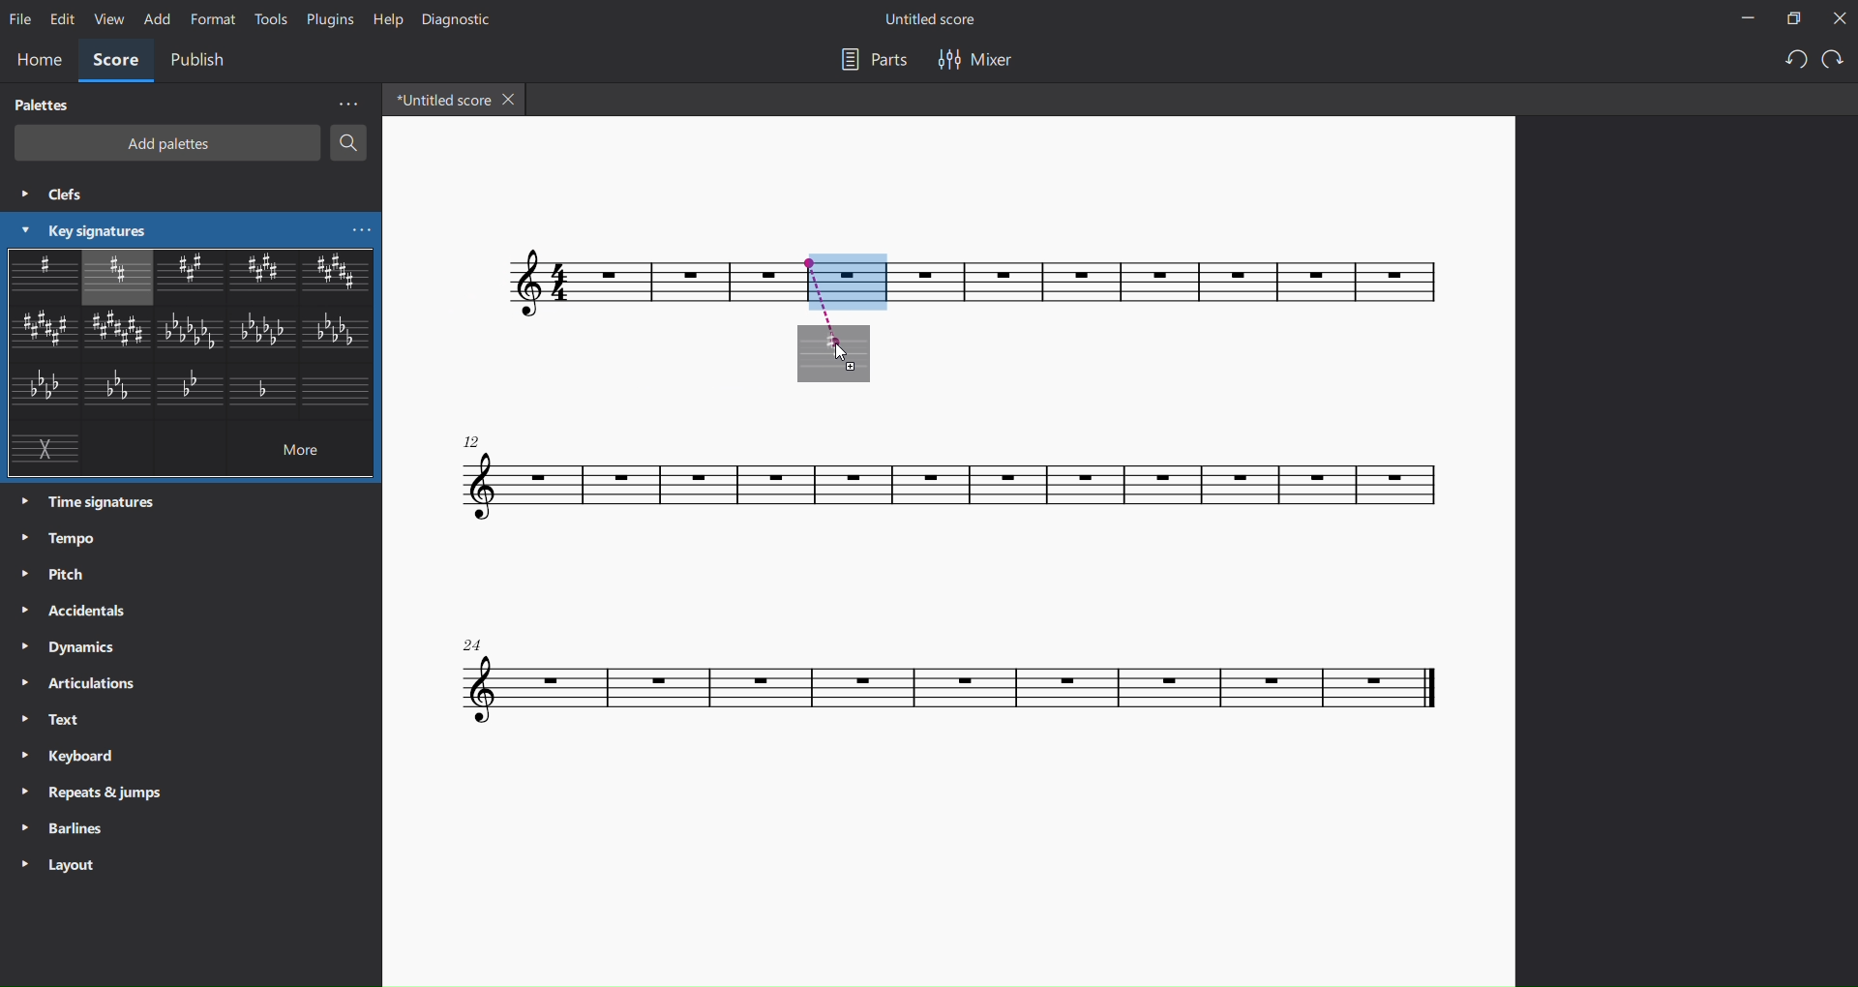 This screenshot has height=987, width=1858. Describe the element at coordinates (348, 103) in the screenshot. I see `more` at that location.